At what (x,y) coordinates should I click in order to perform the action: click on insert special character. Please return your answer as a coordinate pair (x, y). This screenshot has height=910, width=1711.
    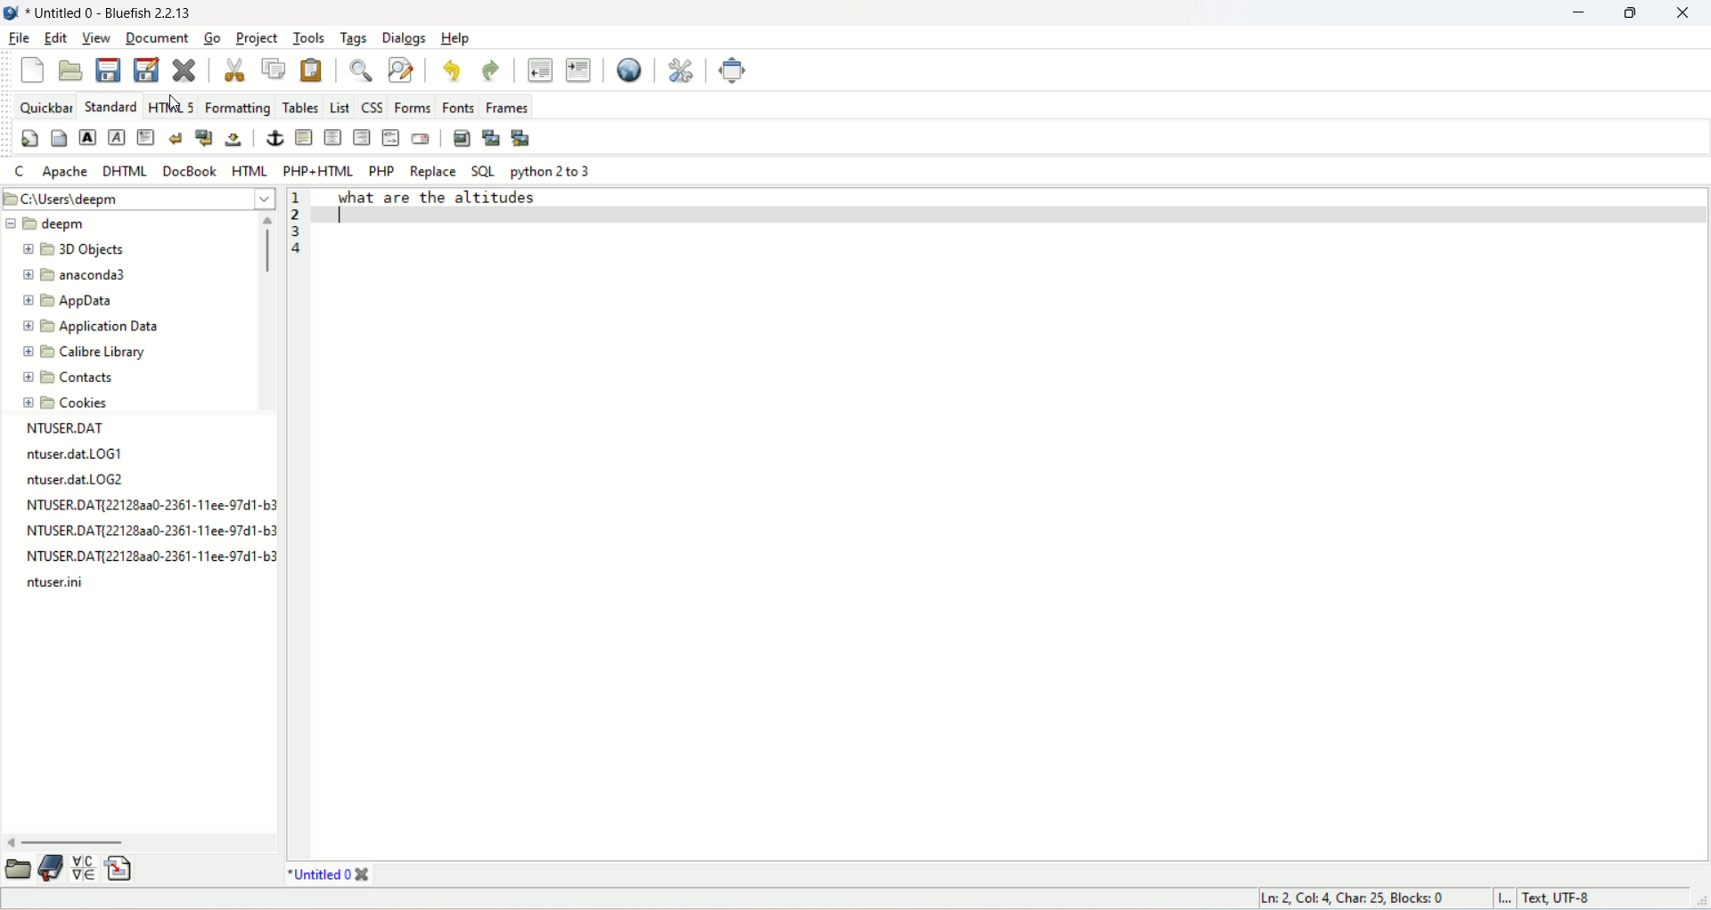
    Looking at the image, I should click on (87, 868).